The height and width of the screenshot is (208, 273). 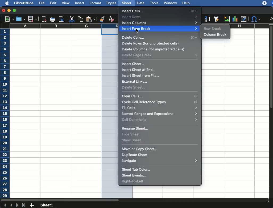 I want to click on delete sheet, so click(x=134, y=87).